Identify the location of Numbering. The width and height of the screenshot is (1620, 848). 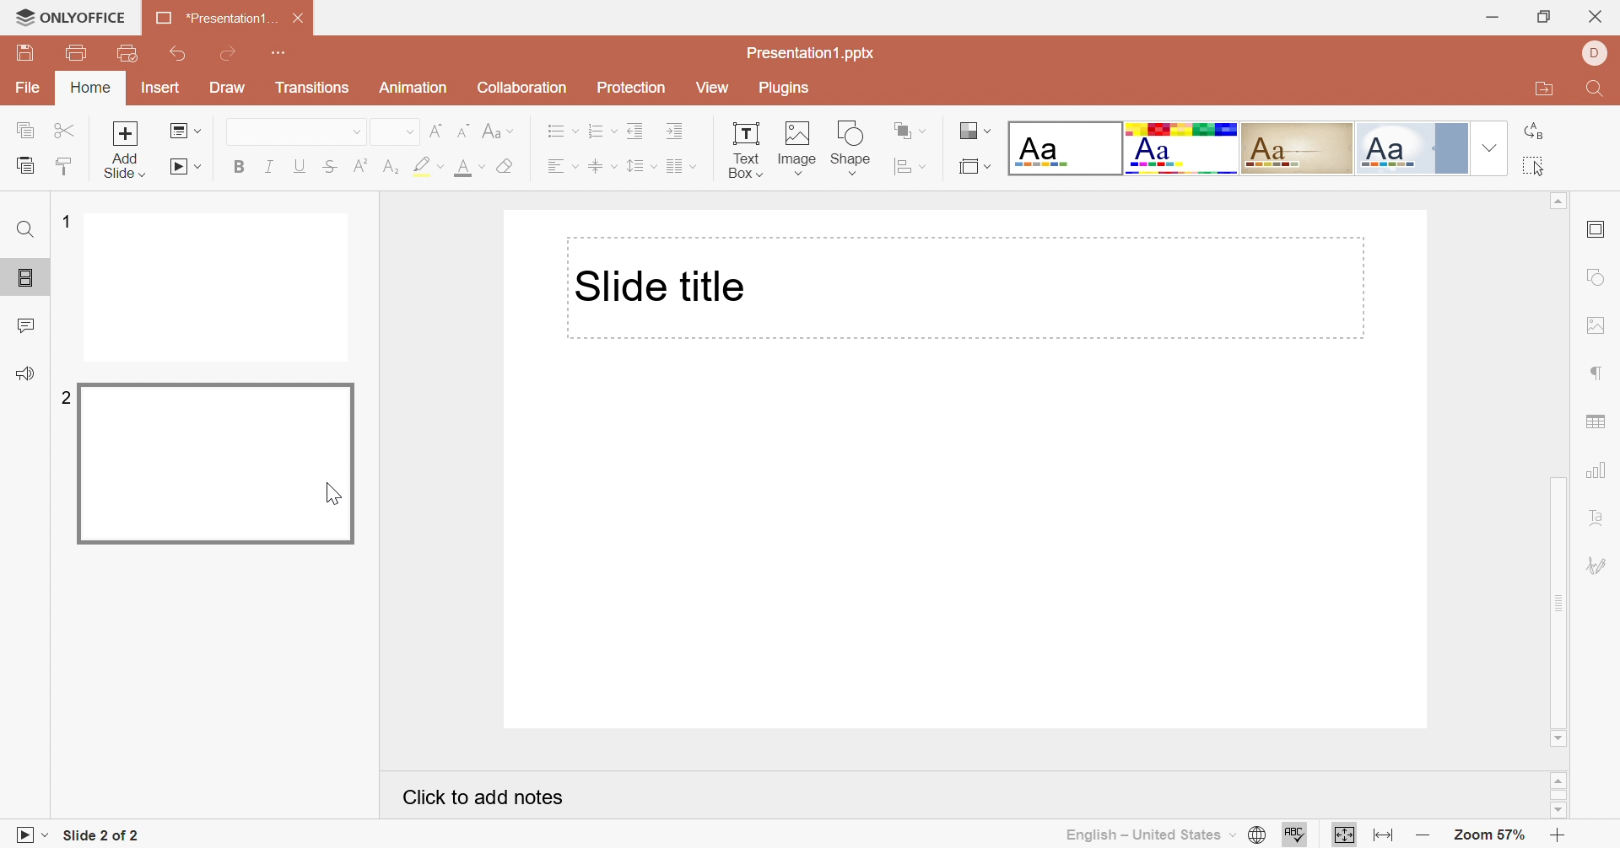
(605, 130).